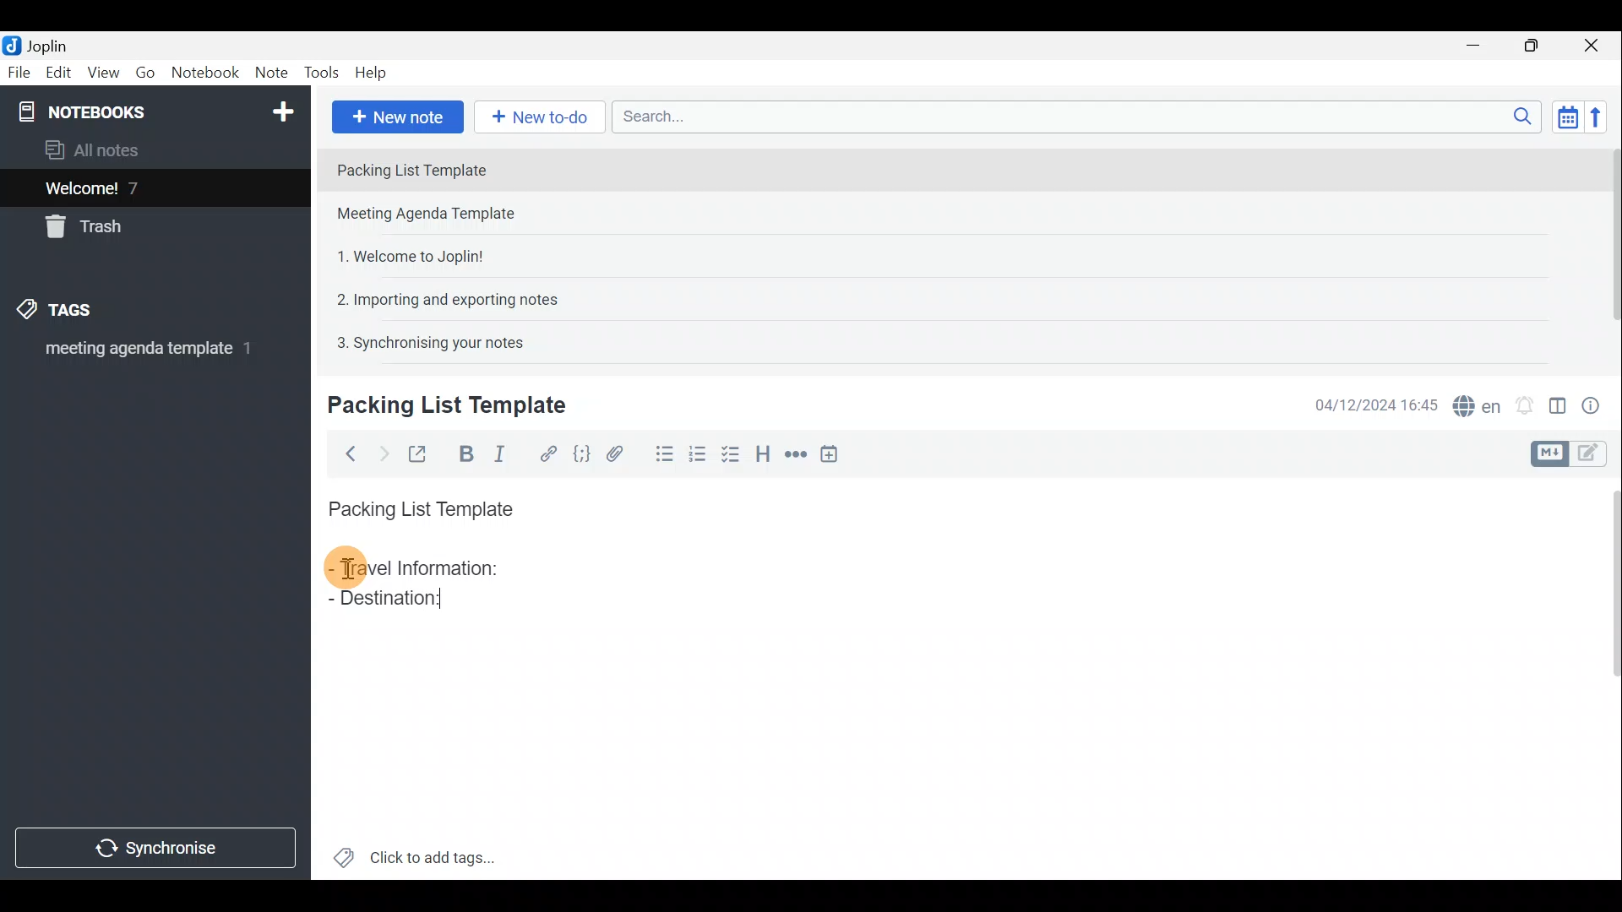 The width and height of the screenshot is (1622, 912). What do you see at coordinates (443, 215) in the screenshot?
I see `Note 2` at bounding box center [443, 215].